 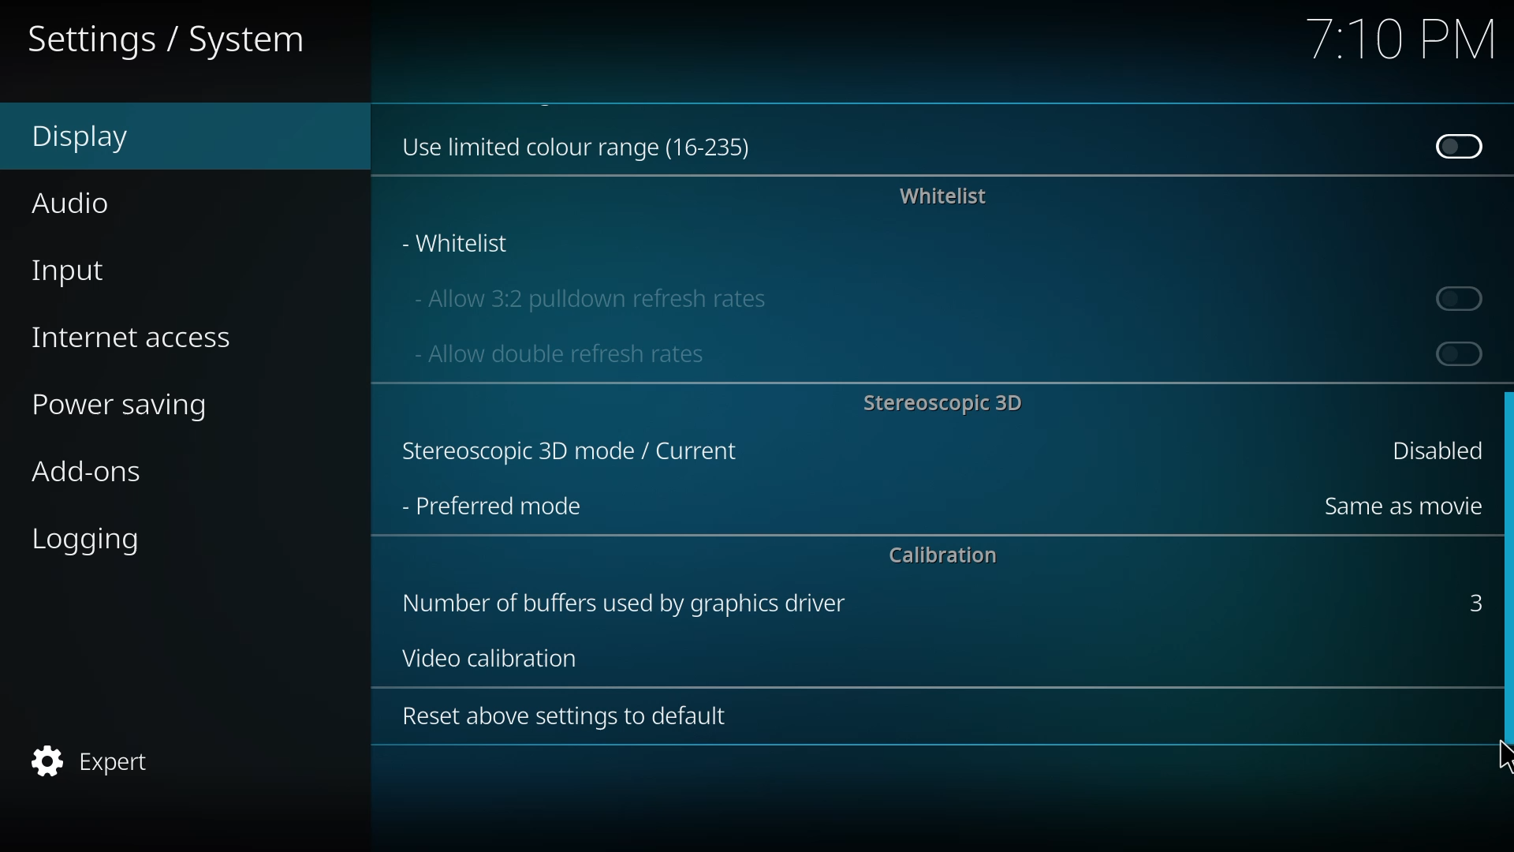 I want to click on internet access, so click(x=136, y=336).